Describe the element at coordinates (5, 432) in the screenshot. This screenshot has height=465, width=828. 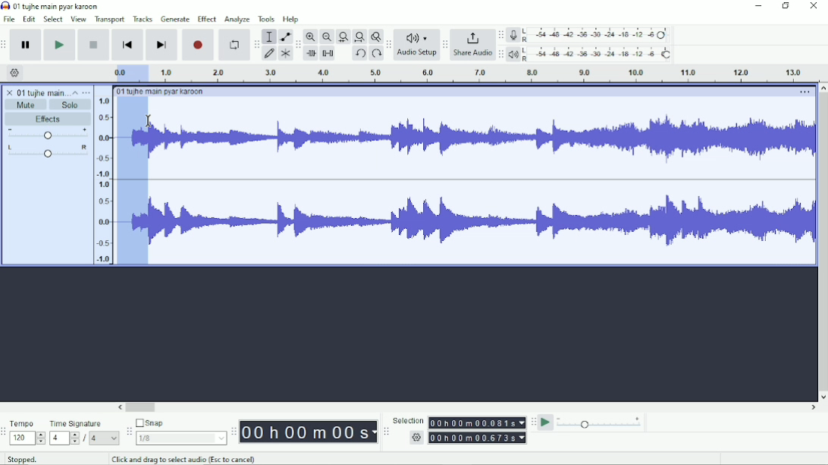
I see `Audacity time signature toolbar` at that location.